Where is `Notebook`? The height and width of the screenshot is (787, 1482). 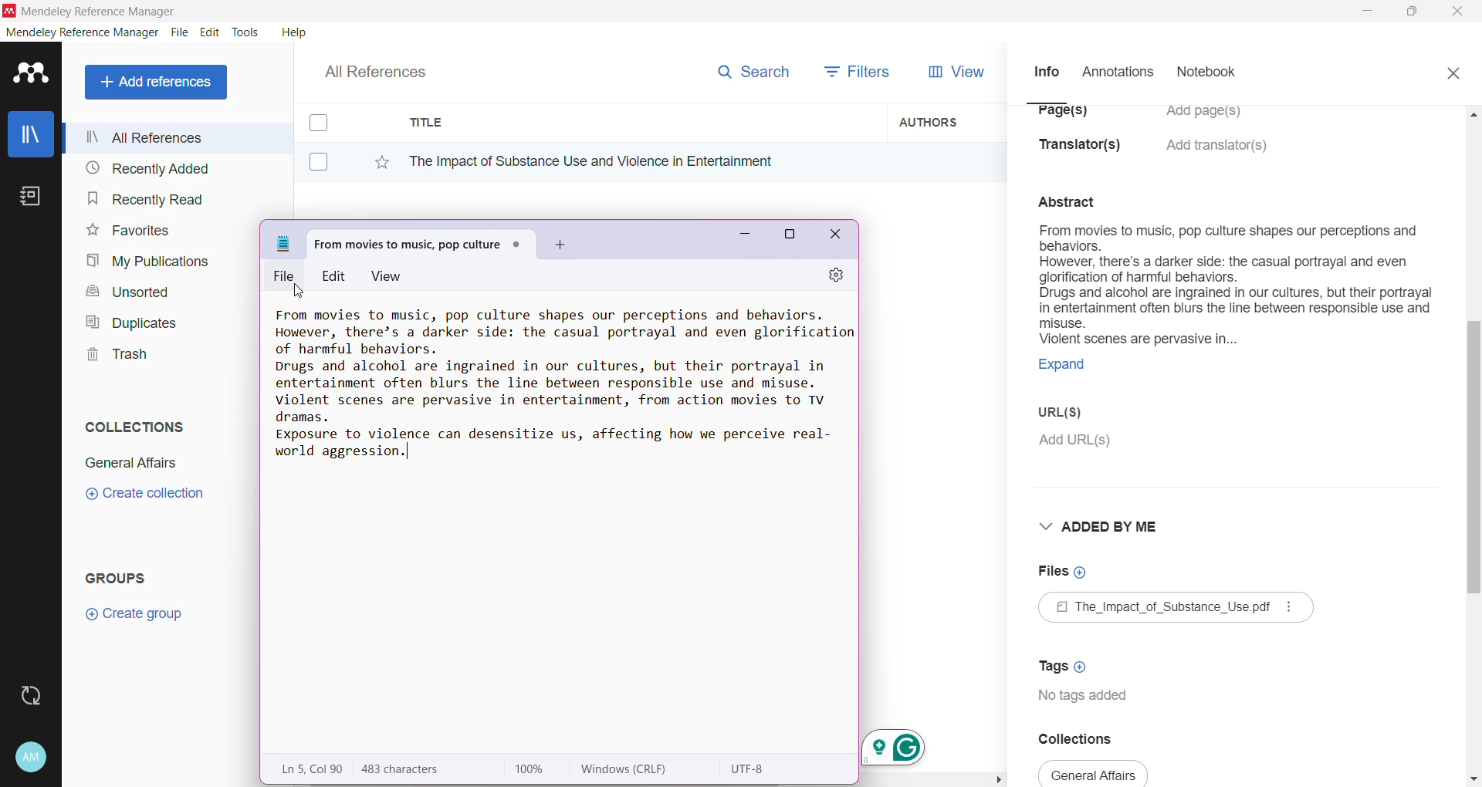 Notebook is located at coordinates (1211, 73).